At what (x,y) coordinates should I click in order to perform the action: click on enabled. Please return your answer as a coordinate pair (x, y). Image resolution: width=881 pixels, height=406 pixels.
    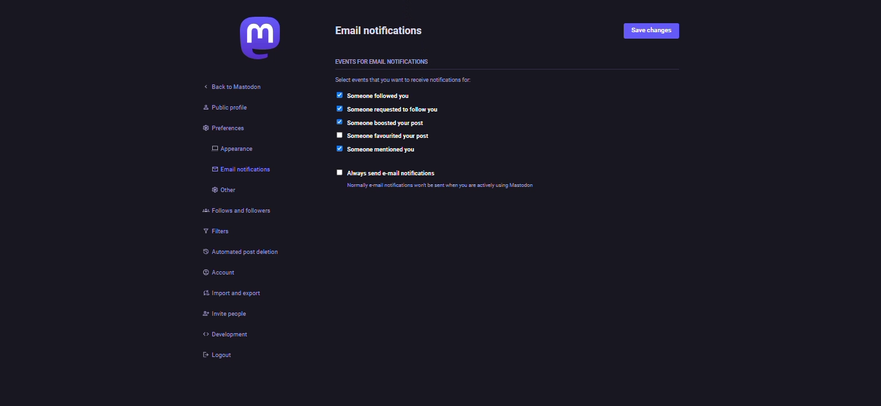
    Looking at the image, I should click on (338, 109).